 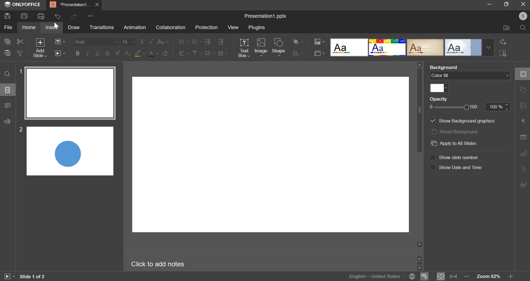 I want to click on Scrollbar, so click(x=420, y=263).